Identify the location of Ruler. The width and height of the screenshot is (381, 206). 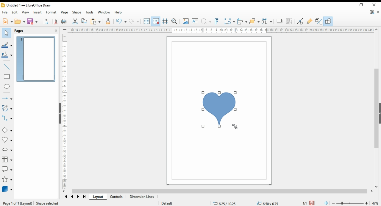
(221, 30).